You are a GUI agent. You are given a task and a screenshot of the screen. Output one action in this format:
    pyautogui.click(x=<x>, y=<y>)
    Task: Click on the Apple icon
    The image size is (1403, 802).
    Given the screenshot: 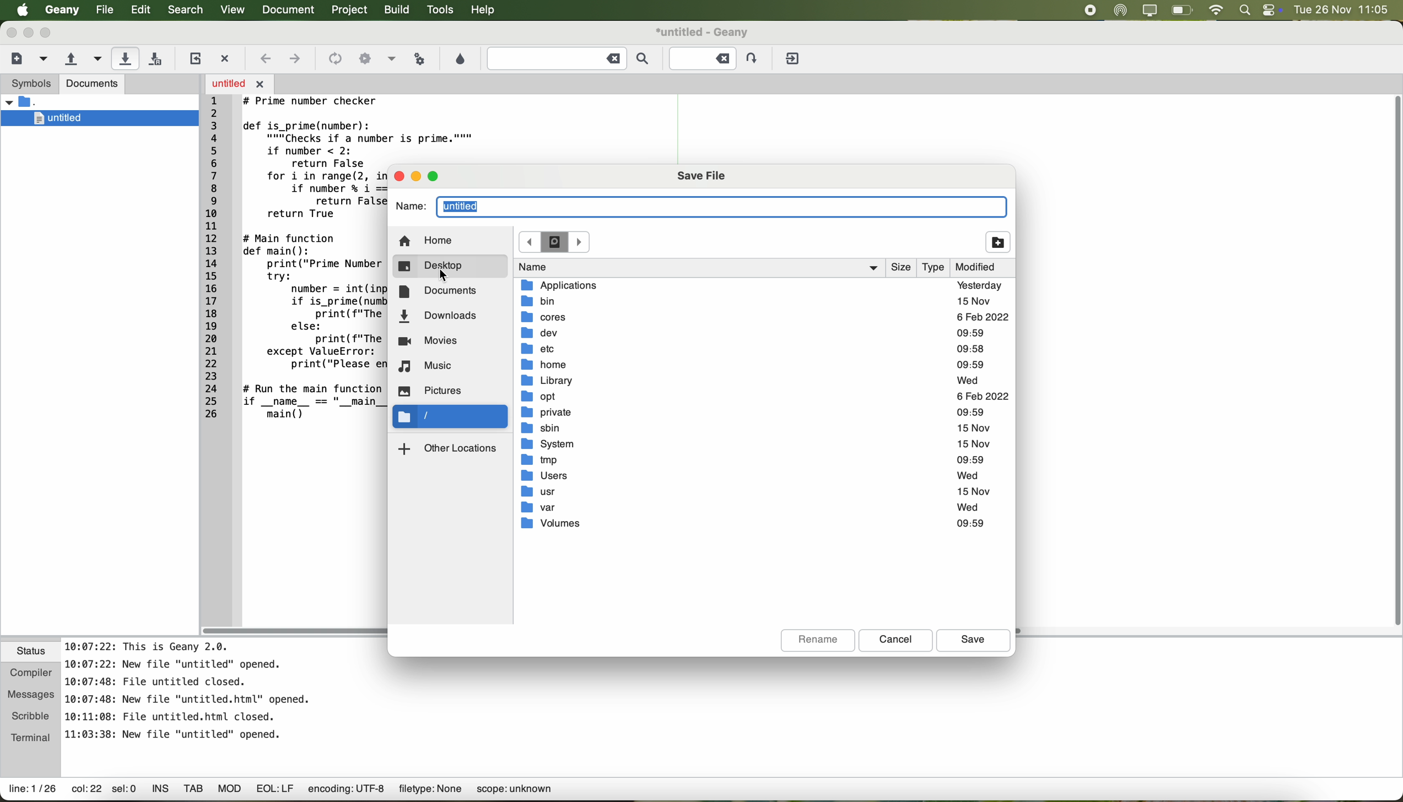 What is the action you would take?
    pyautogui.click(x=18, y=10)
    